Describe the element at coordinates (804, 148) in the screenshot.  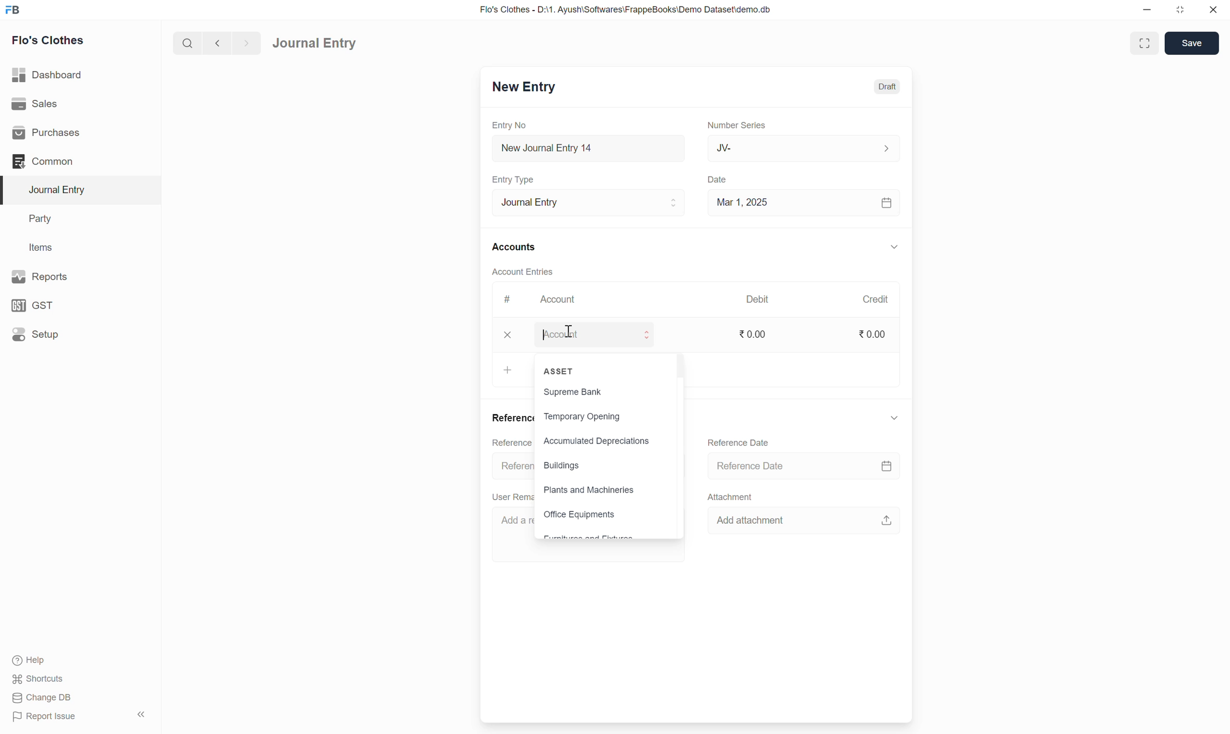
I see `JV-` at that location.